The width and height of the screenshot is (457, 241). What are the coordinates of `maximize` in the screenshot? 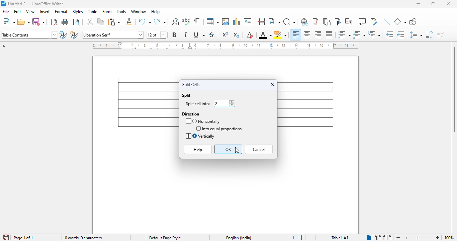 It's located at (434, 4).